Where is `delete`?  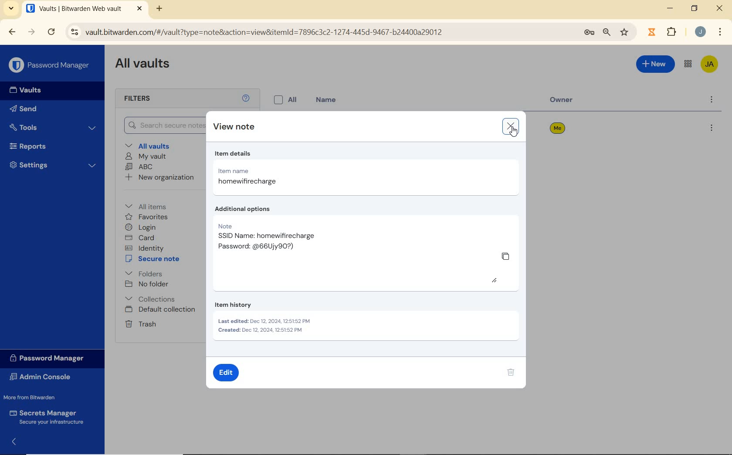 delete is located at coordinates (512, 374).